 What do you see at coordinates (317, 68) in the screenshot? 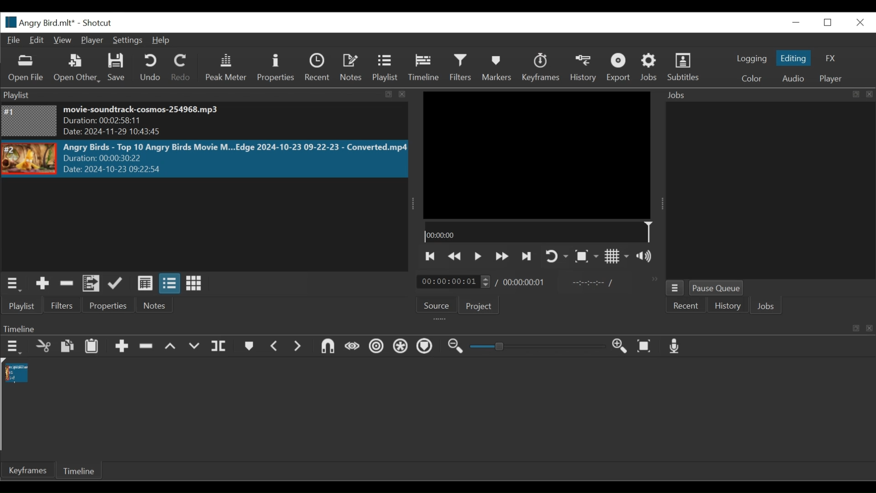
I see `Recent` at bounding box center [317, 68].